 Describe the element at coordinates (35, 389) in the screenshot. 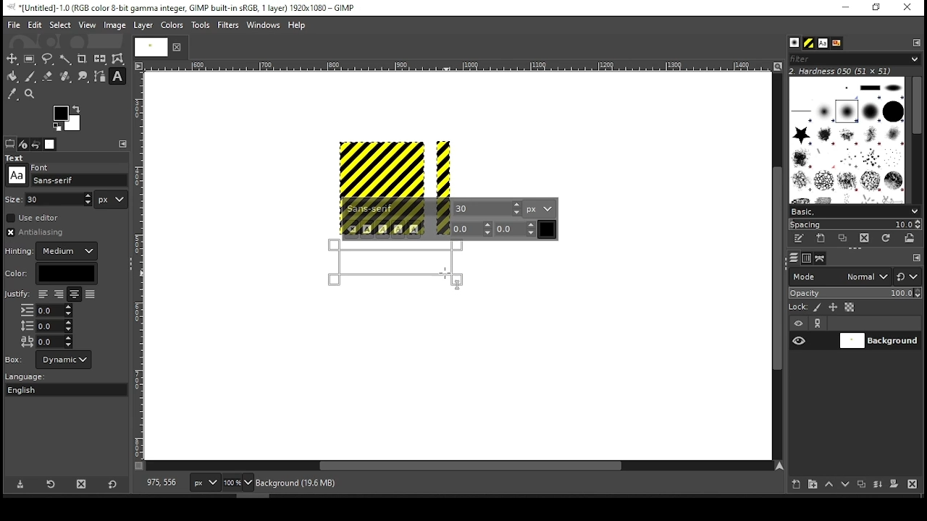

I see `english` at that location.